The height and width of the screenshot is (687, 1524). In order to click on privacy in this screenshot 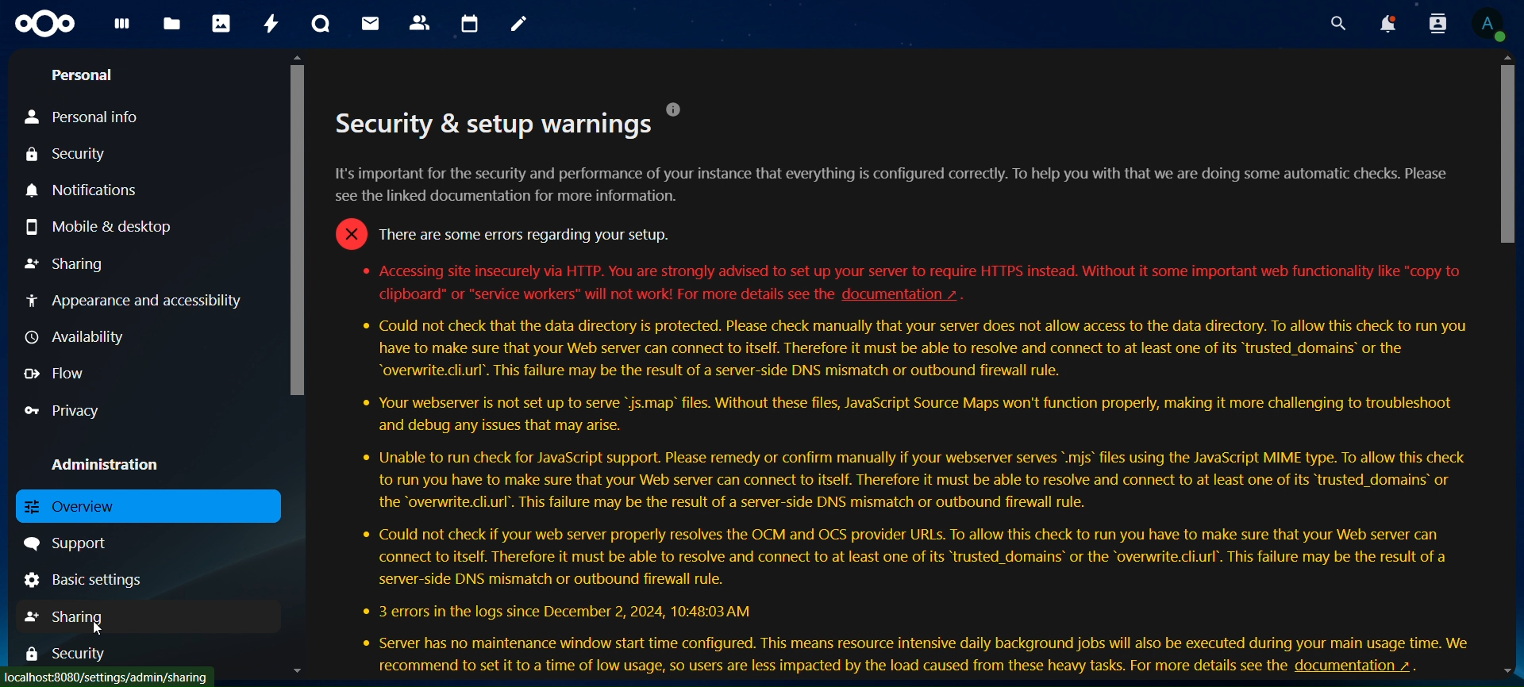, I will do `click(63, 412)`.